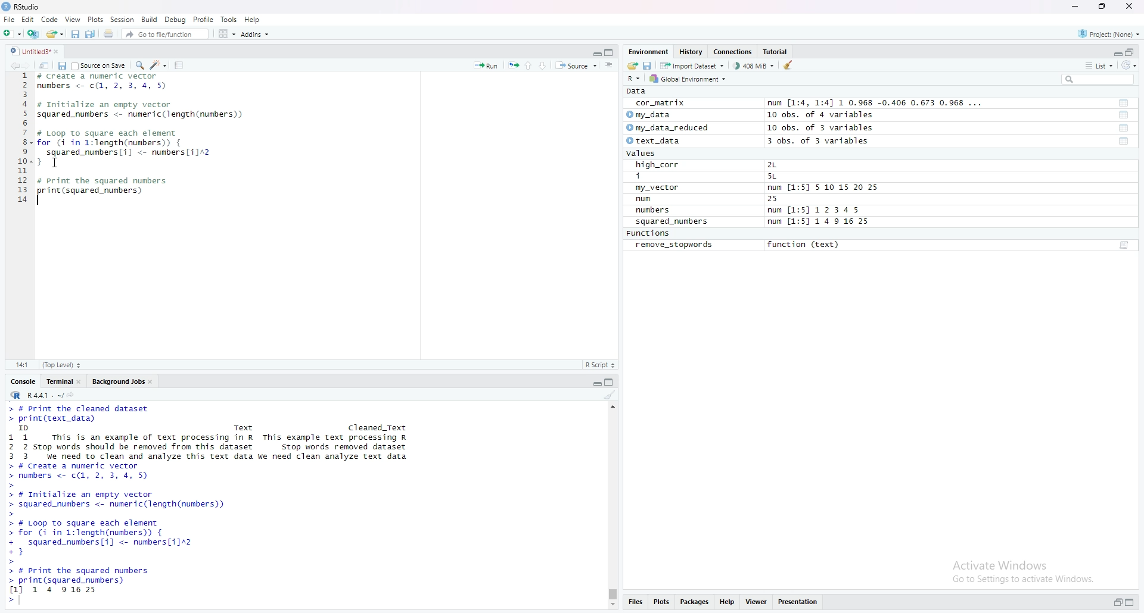 This screenshot has width=1144, height=613. What do you see at coordinates (21, 364) in the screenshot?
I see `14:1` at bounding box center [21, 364].